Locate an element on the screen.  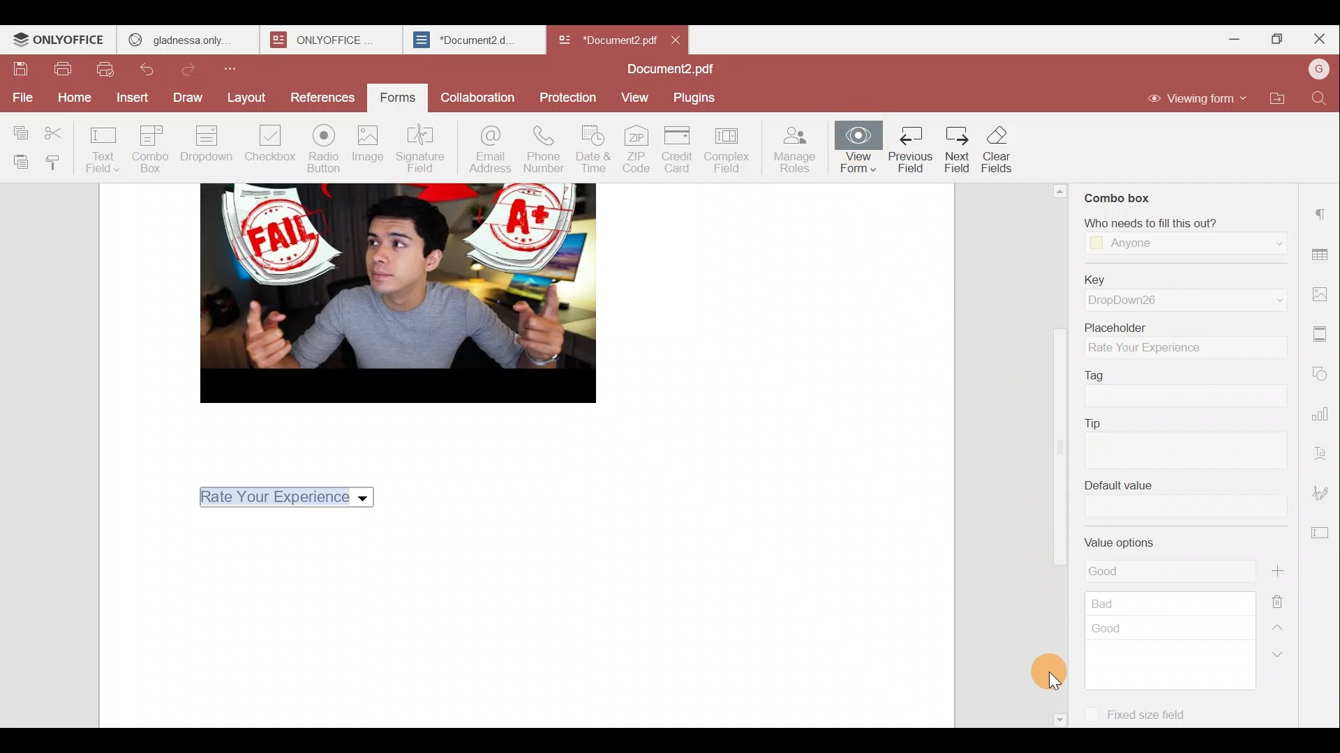
Layout is located at coordinates (246, 100).